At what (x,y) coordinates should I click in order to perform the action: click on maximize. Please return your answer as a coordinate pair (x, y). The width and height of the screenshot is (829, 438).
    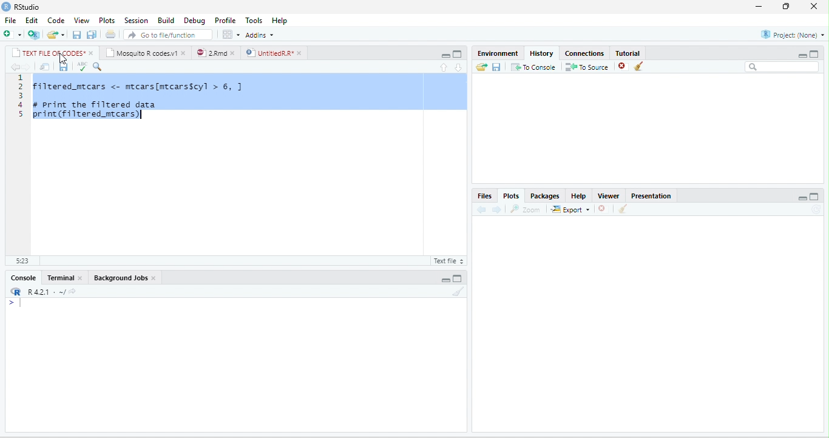
    Looking at the image, I should click on (457, 279).